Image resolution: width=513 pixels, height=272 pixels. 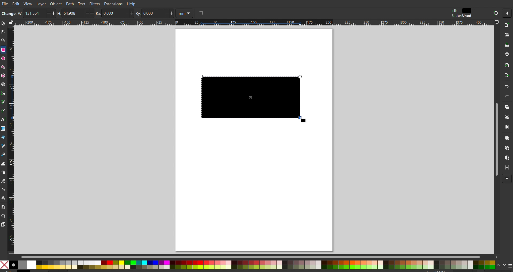 I want to click on Path, so click(x=69, y=4).